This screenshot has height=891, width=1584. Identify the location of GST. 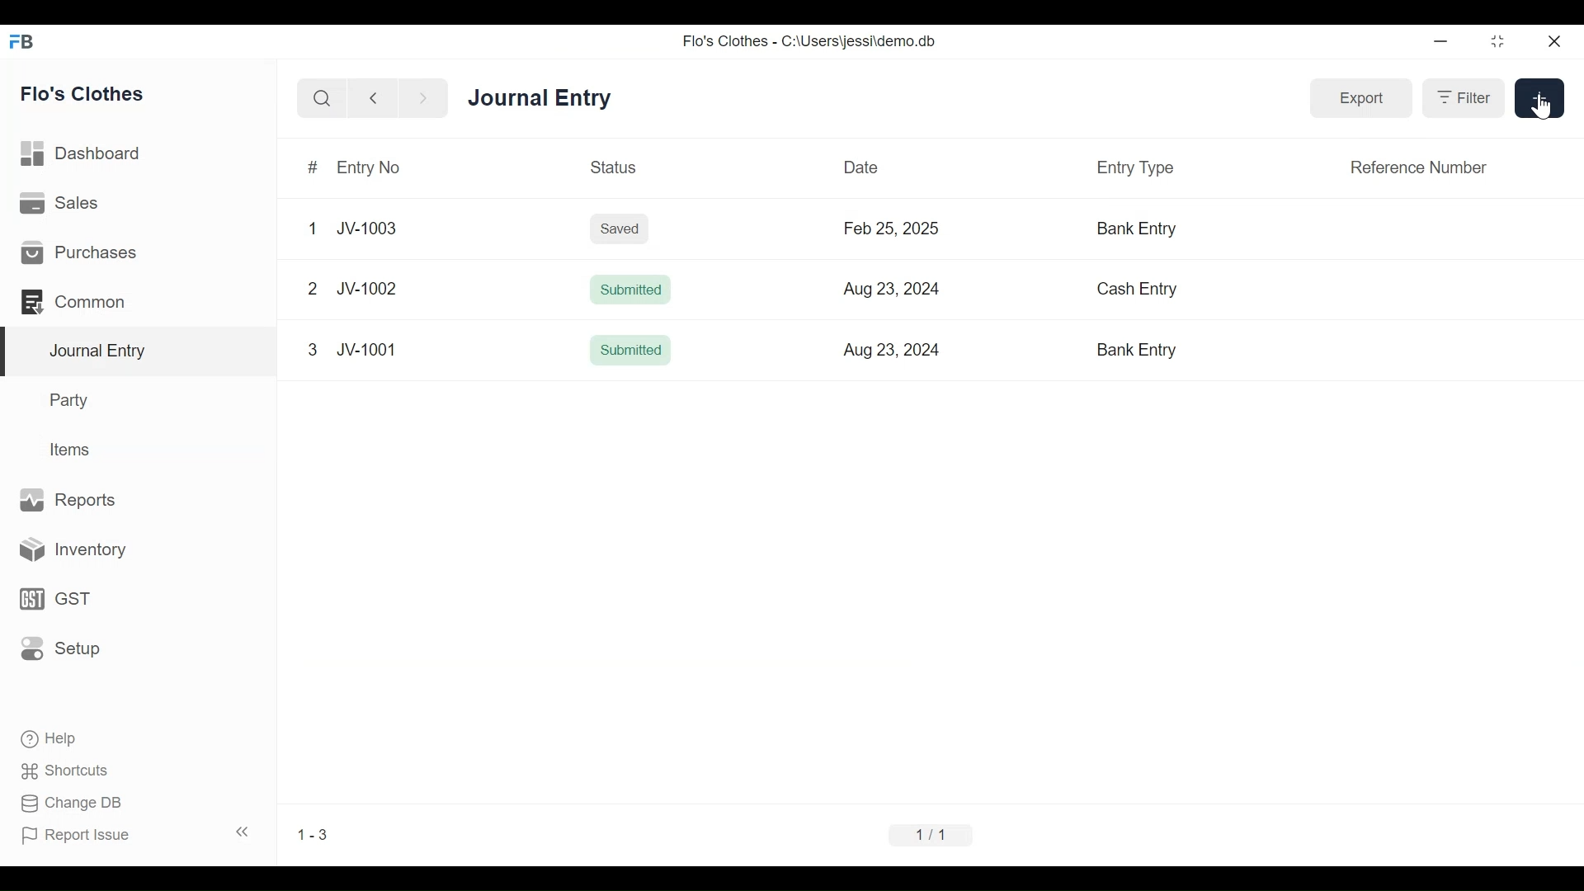
(53, 601).